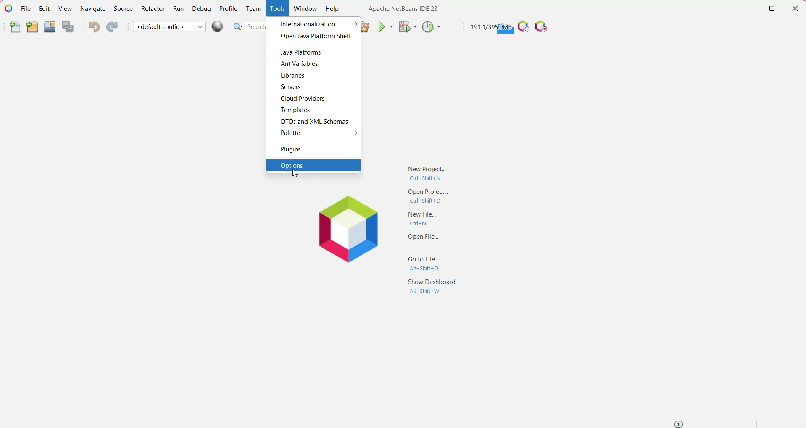 This screenshot has height=428, width=806. I want to click on Click to force garbage collection, so click(491, 27).